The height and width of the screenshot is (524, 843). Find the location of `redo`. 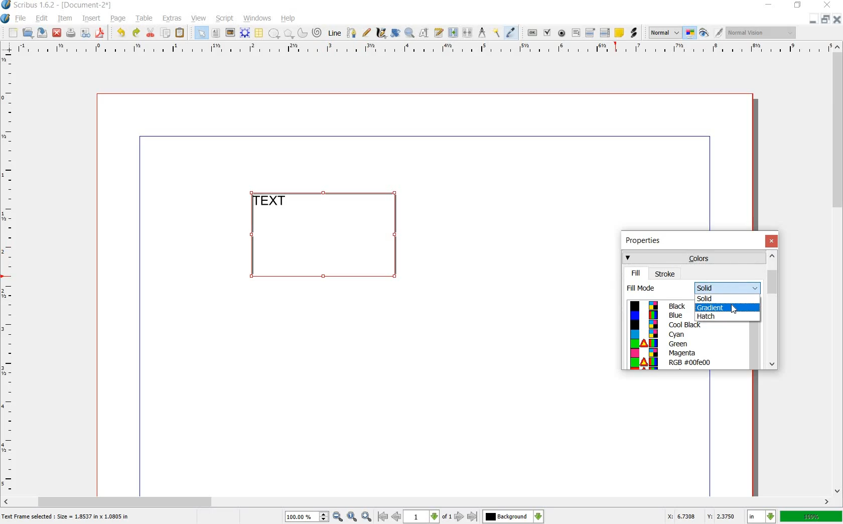

redo is located at coordinates (136, 33).